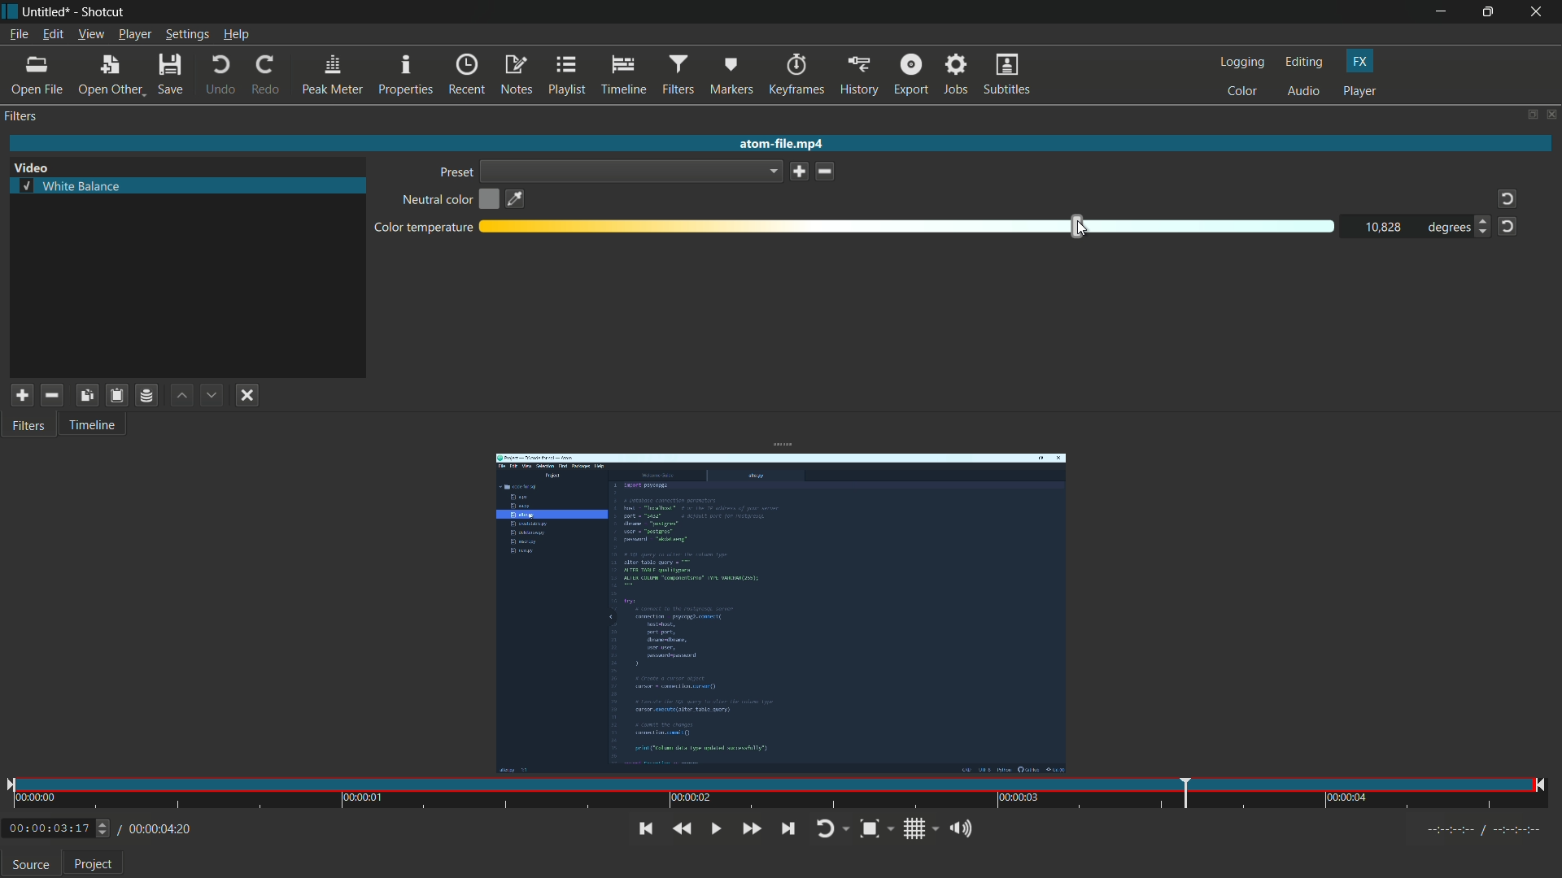  What do you see at coordinates (964, 828) in the screenshot?
I see `show volume control` at bounding box center [964, 828].